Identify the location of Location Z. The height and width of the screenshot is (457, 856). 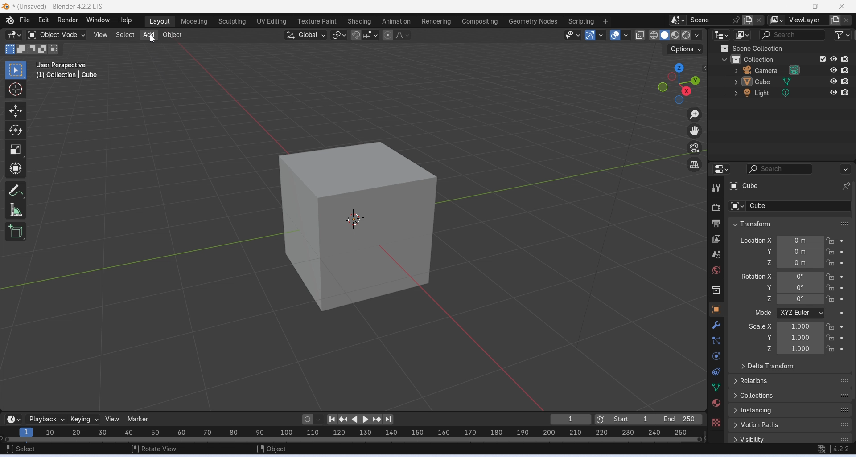
(768, 262).